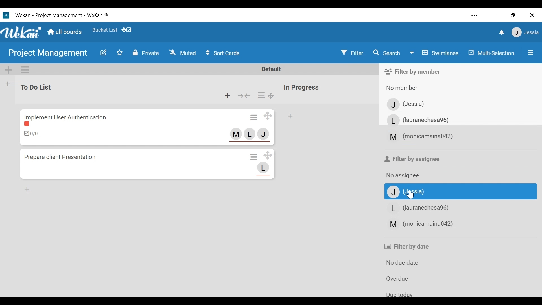 Image resolution: width=542 pixels, height=305 pixels. I want to click on Add Swiimlane, so click(9, 70).